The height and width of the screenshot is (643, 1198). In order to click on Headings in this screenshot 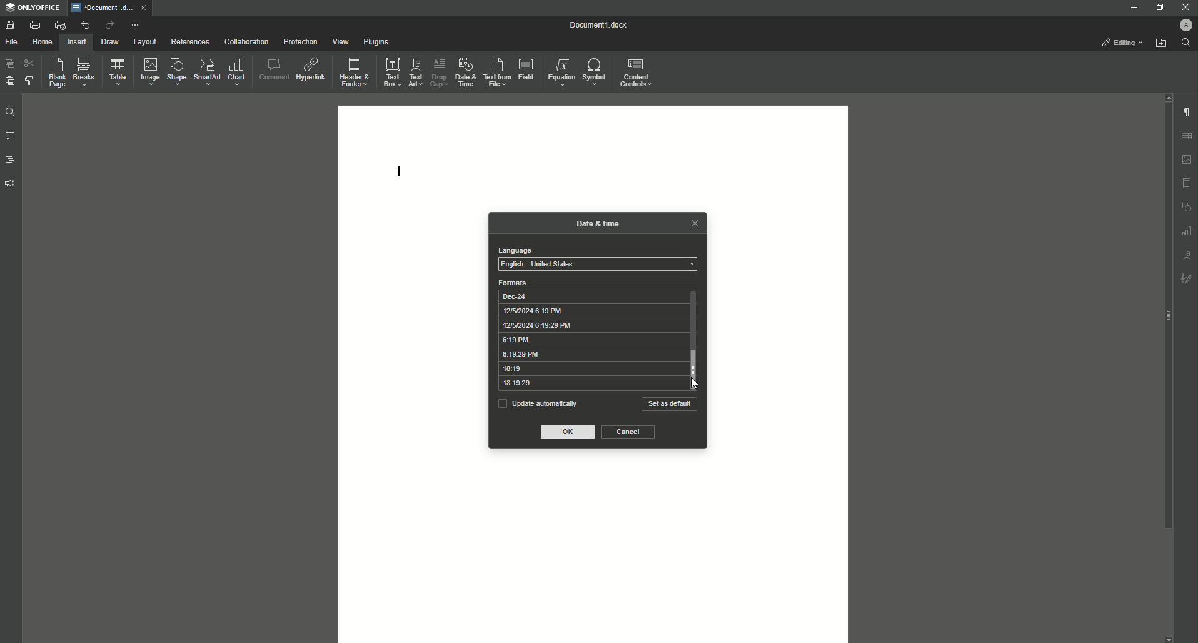, I will do `click(9, 159)`.